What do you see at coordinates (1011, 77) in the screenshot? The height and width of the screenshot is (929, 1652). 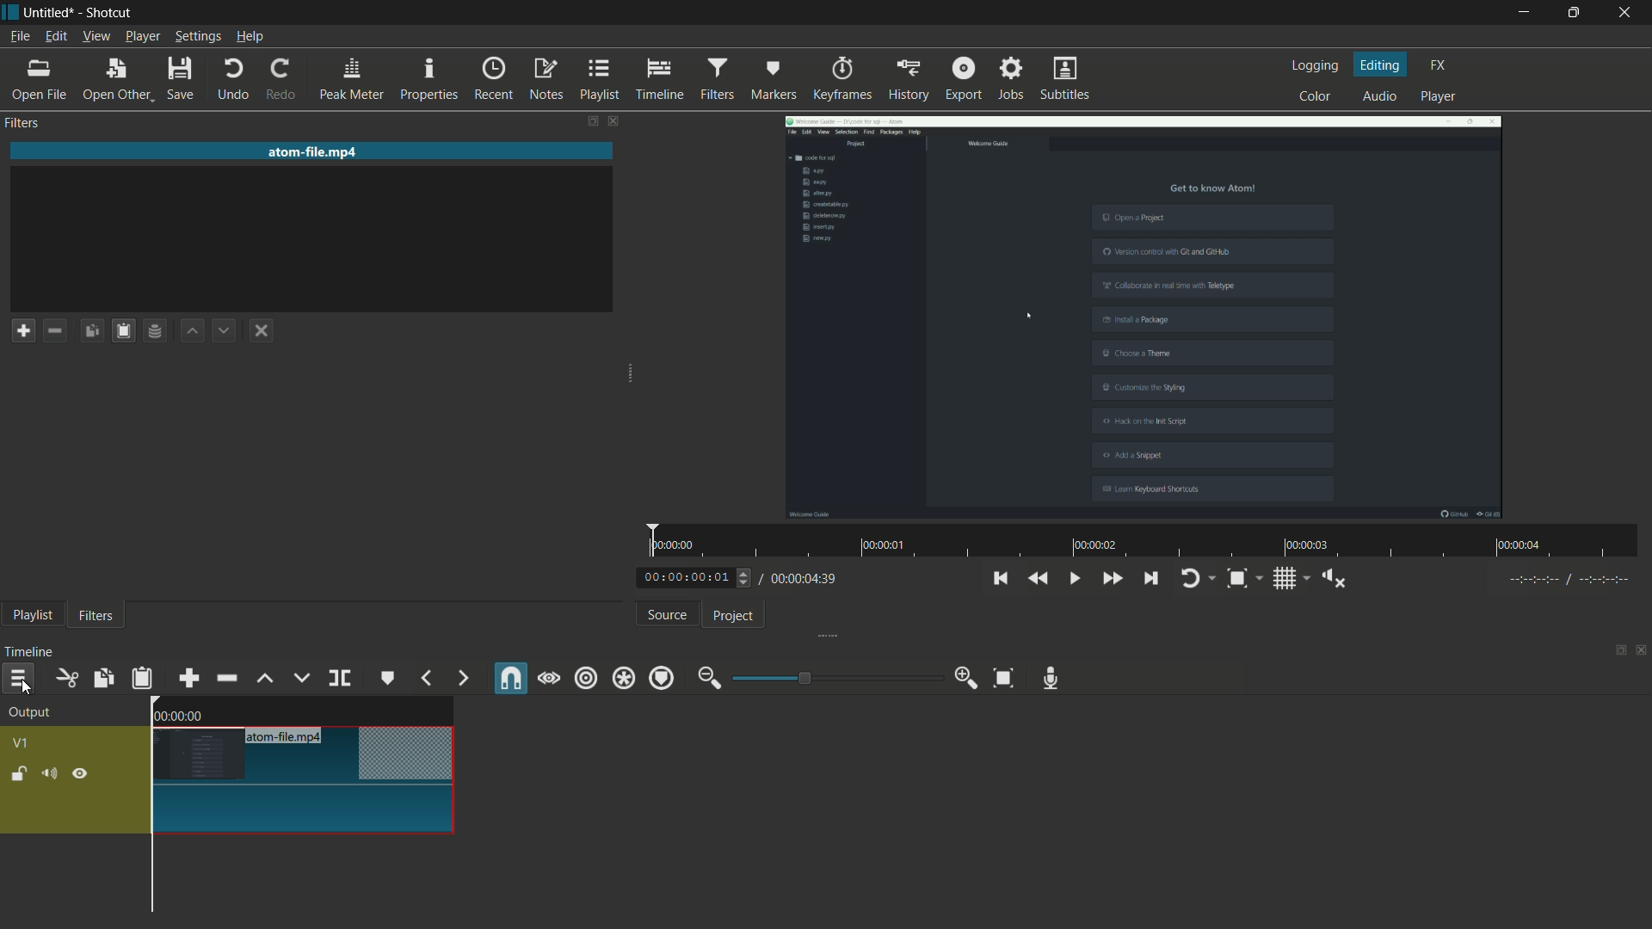 I see `jobs` at bounding box center [1011, 77].